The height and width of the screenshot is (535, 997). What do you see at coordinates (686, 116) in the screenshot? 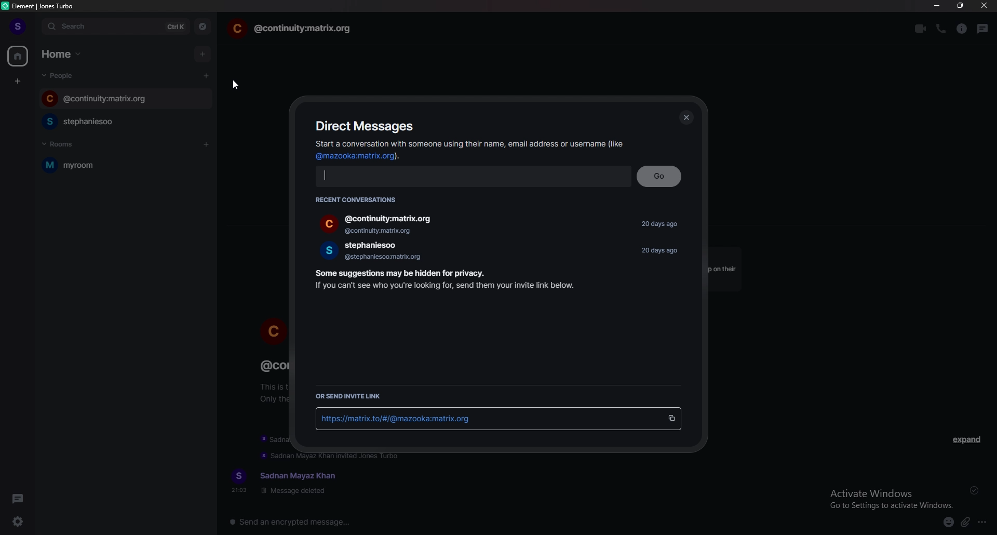
I see `close` at bounding box center [686, 116].